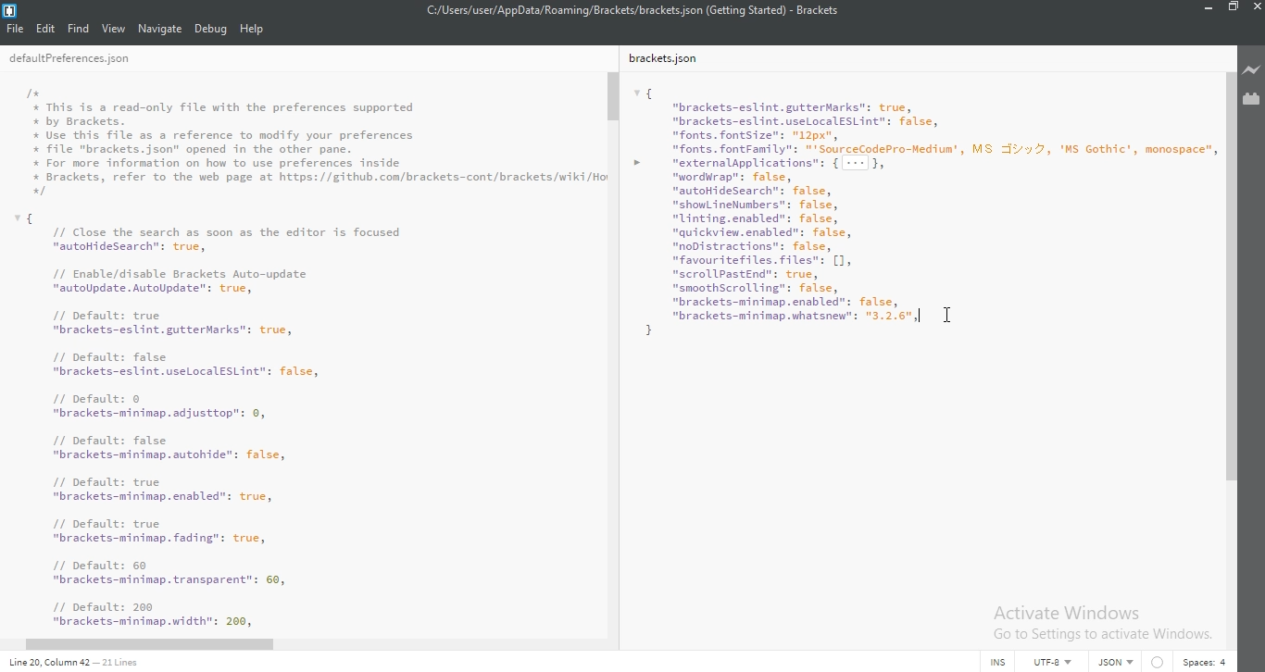 The image size is (1265, 672). Describe the element at coordinates (1202, 660) in the screenshot. I see `space: 4` at that location.